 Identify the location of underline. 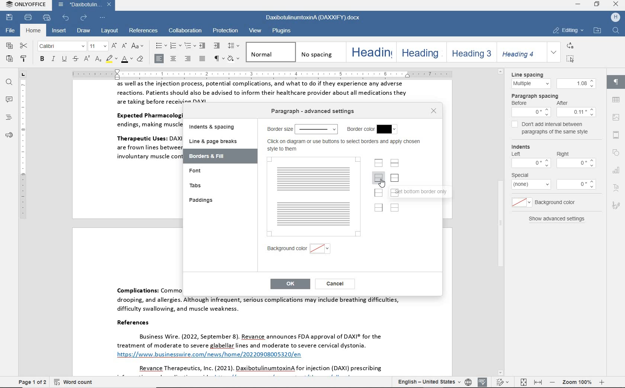
(64, 59).